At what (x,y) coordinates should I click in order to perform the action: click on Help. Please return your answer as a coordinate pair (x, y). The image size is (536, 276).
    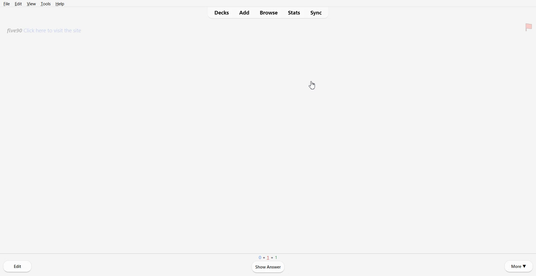
    Looking at the image, I should click on (59, 4).